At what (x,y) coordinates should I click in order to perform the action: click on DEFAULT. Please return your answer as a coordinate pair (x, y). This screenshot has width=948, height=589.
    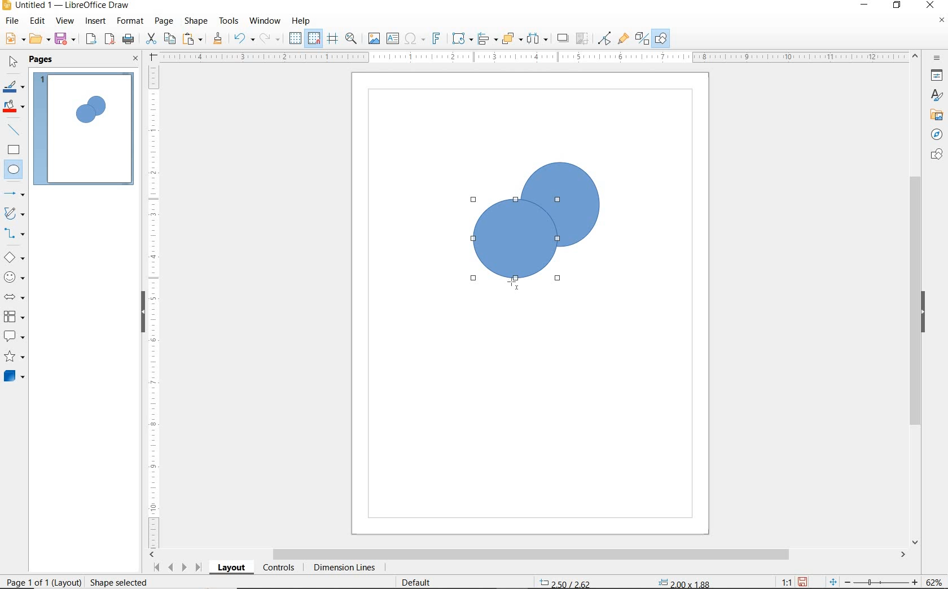
    Looking at the image, I should click on (420, 581).